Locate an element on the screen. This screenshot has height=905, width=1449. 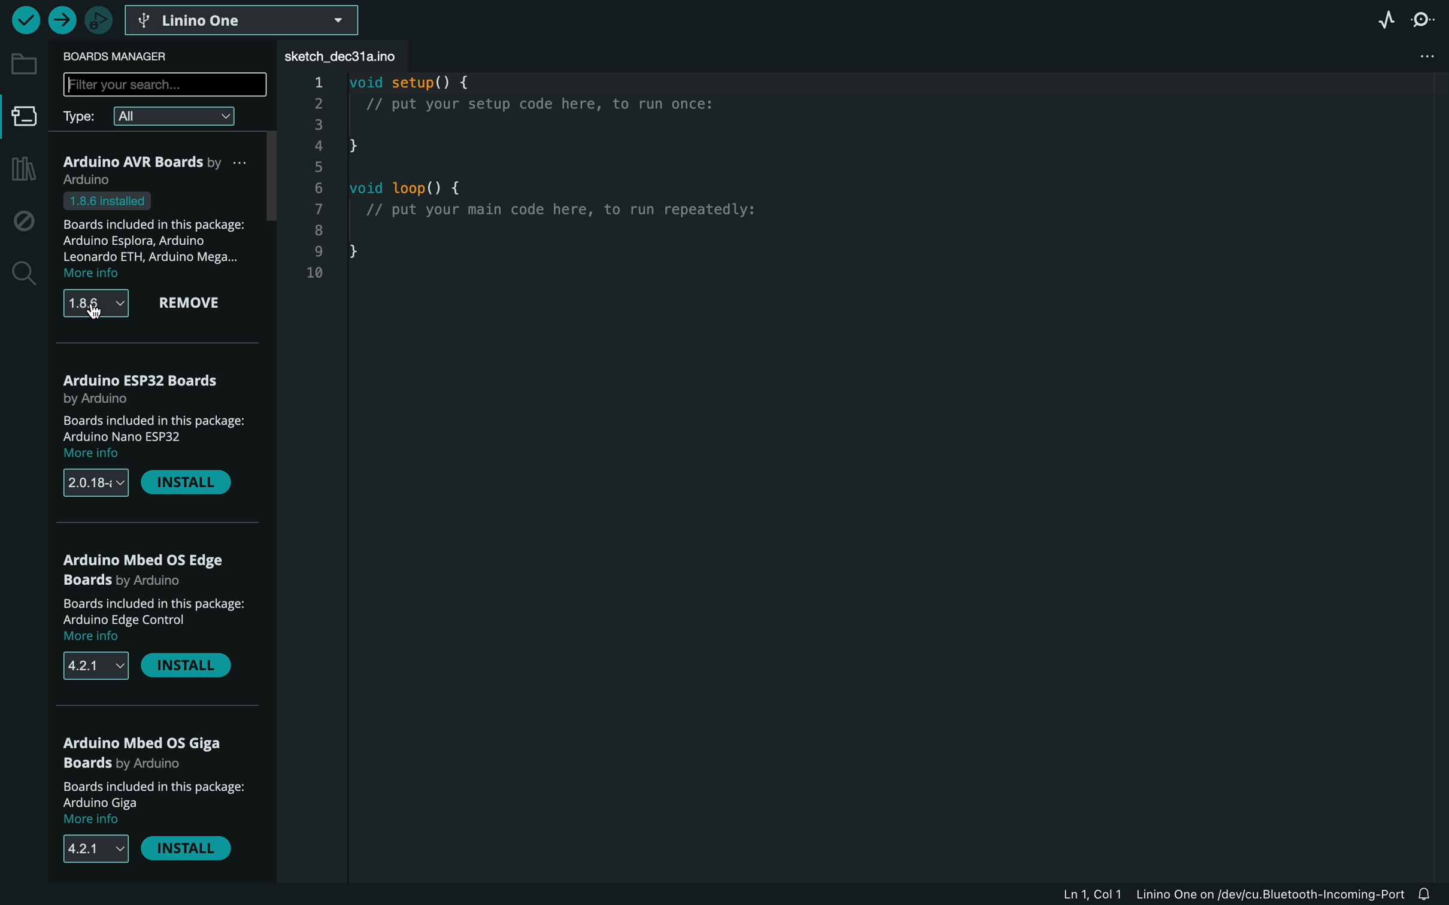
AVR boards is located at coordinates (160, 169).